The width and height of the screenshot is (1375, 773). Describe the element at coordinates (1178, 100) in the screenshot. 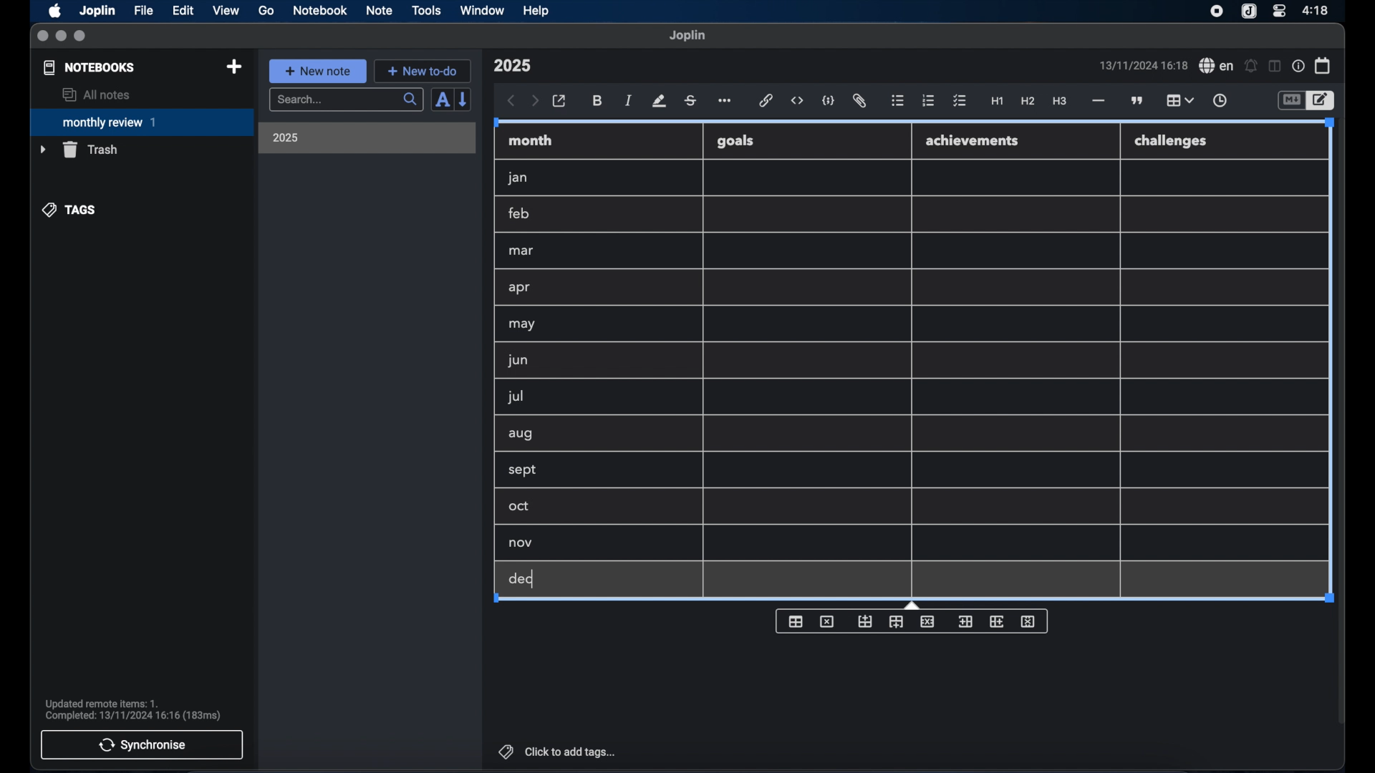

I see `table highlighted` at that location.